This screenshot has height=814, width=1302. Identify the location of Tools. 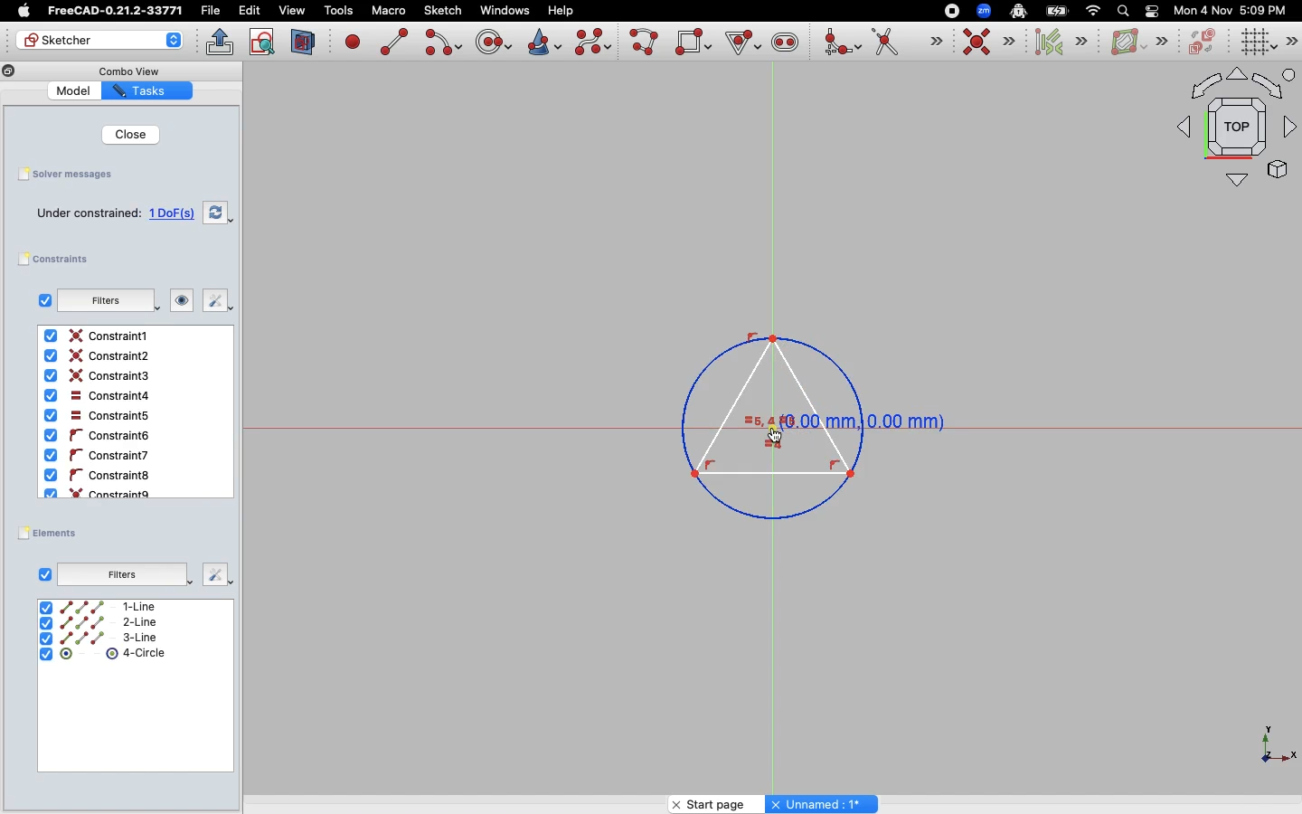
(338, 12).